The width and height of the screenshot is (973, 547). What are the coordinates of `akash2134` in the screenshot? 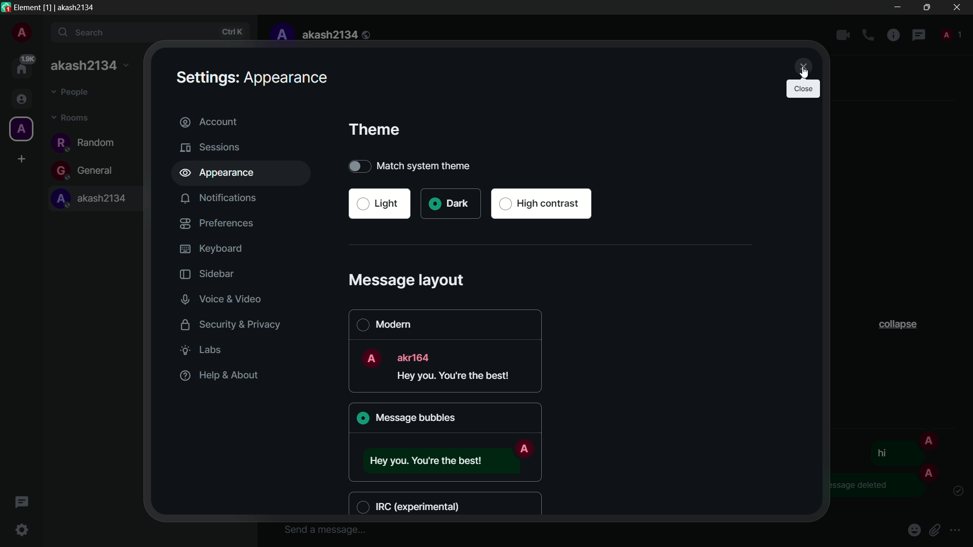 It's located at (337, 35).